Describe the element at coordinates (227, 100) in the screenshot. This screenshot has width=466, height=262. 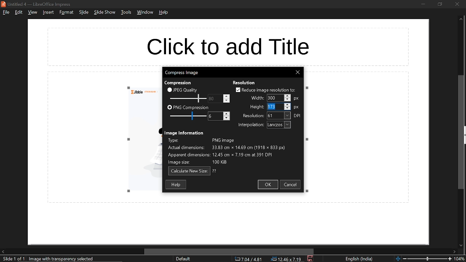
I see `Decrease ` at that location.